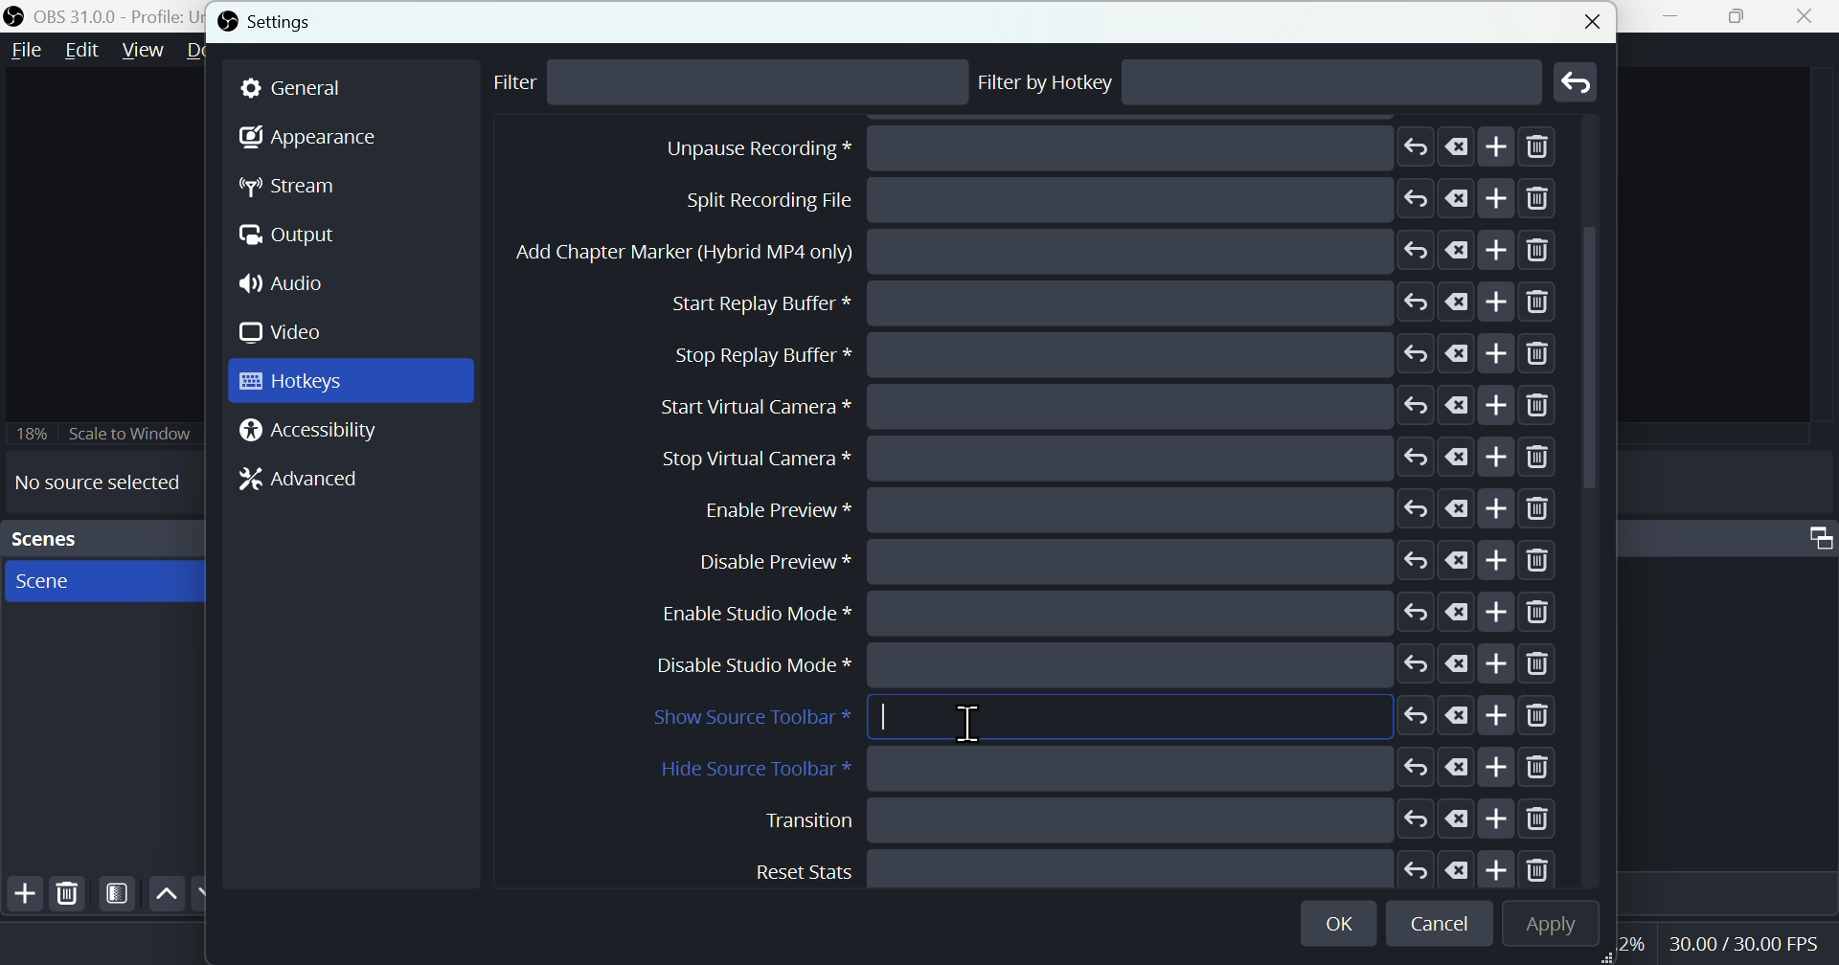 The image size is (1839, 965). I want to click on Accessibility, so click(314, 432).